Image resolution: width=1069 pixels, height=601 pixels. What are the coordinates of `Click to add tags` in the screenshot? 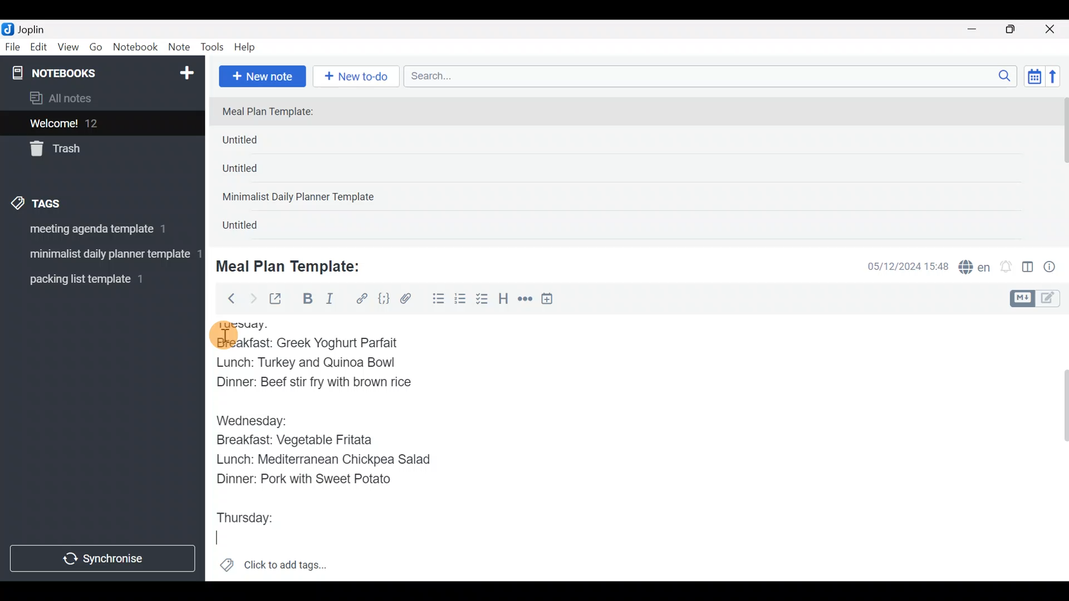 It's located at (273, 569).